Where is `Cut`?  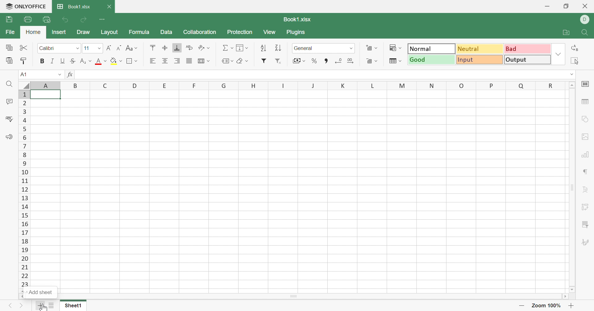
Cut is located at coordinates (24, 48).